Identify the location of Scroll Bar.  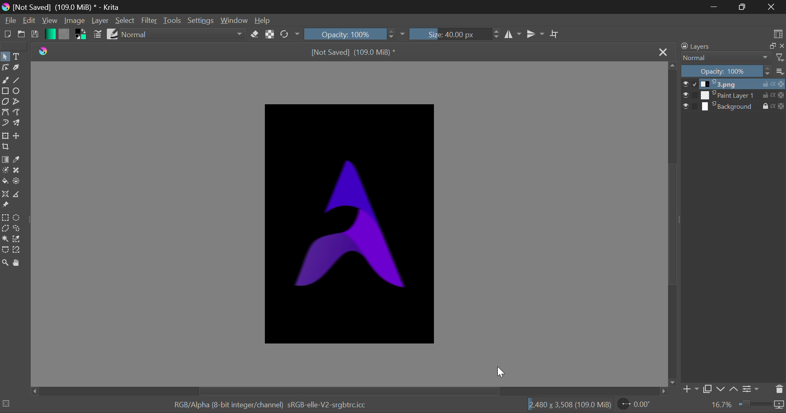
(349, 391).